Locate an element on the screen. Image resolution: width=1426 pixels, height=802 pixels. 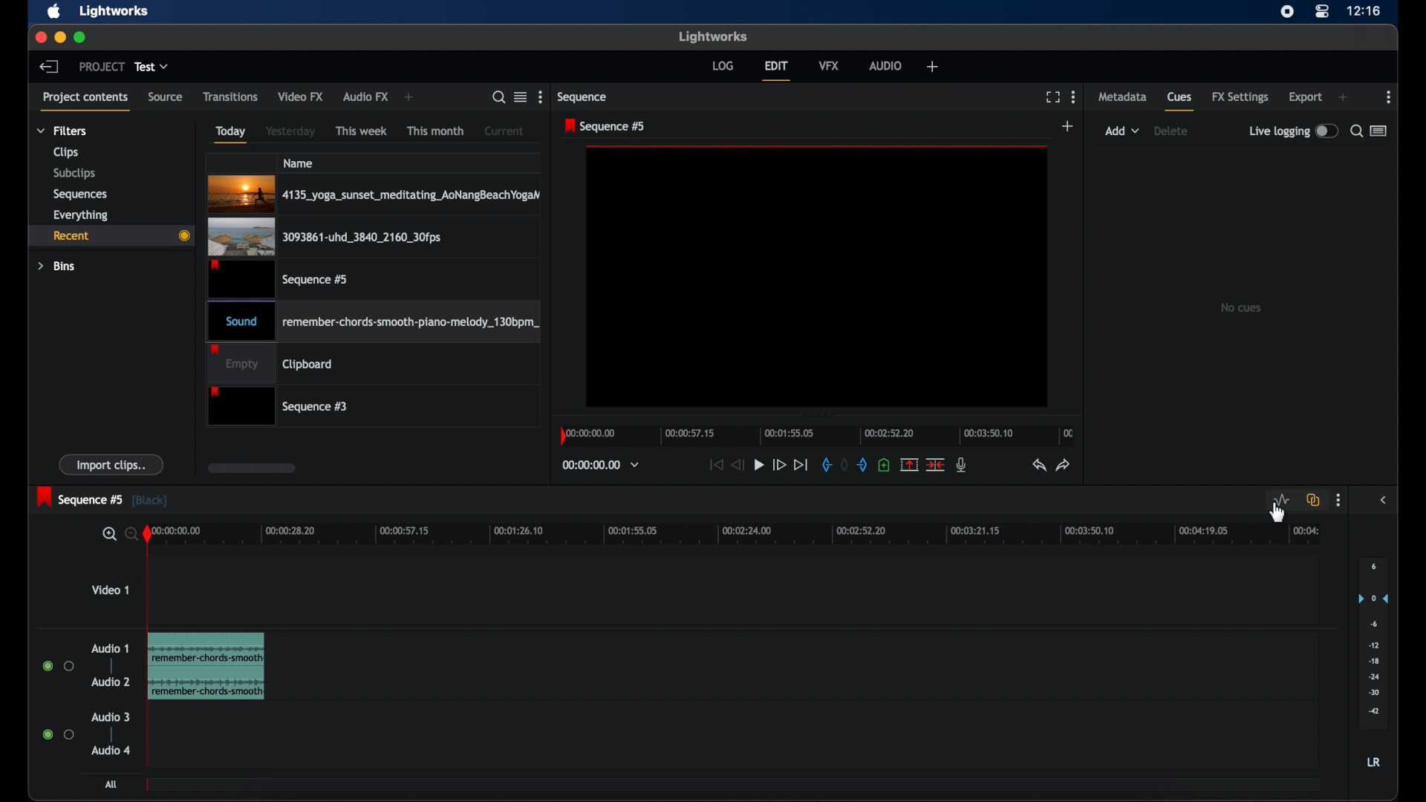
playhead is located at coordinates (147, 534).